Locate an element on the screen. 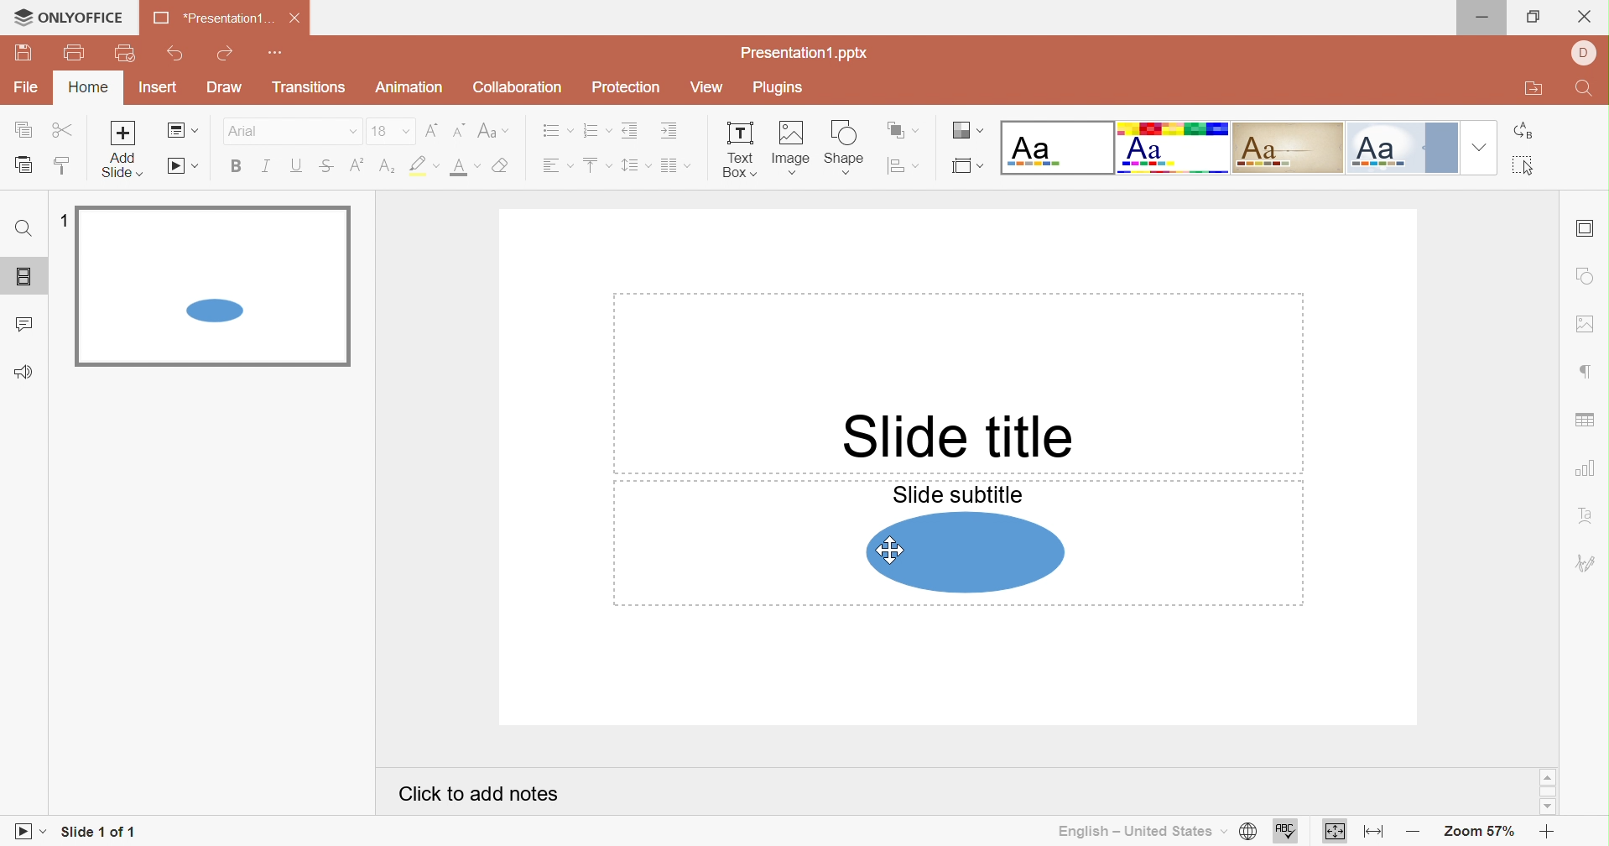 This screenshot has width=1609, height=846. Undo is located at coordinates (177, 57).